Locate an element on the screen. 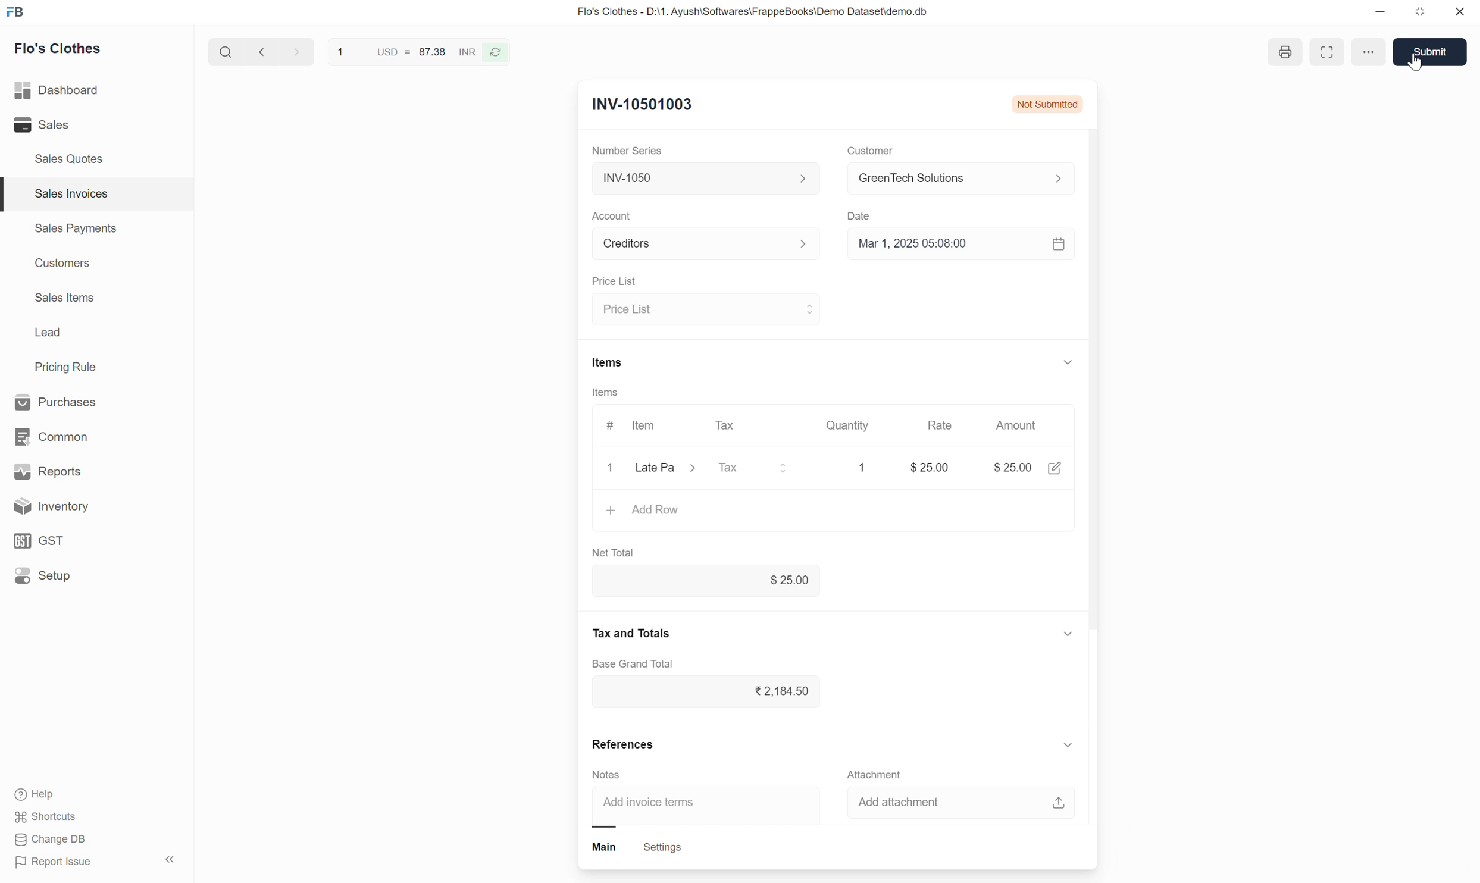 This screenshot has height=883, width=1480. full screen is located at coordinates (1324, 54).